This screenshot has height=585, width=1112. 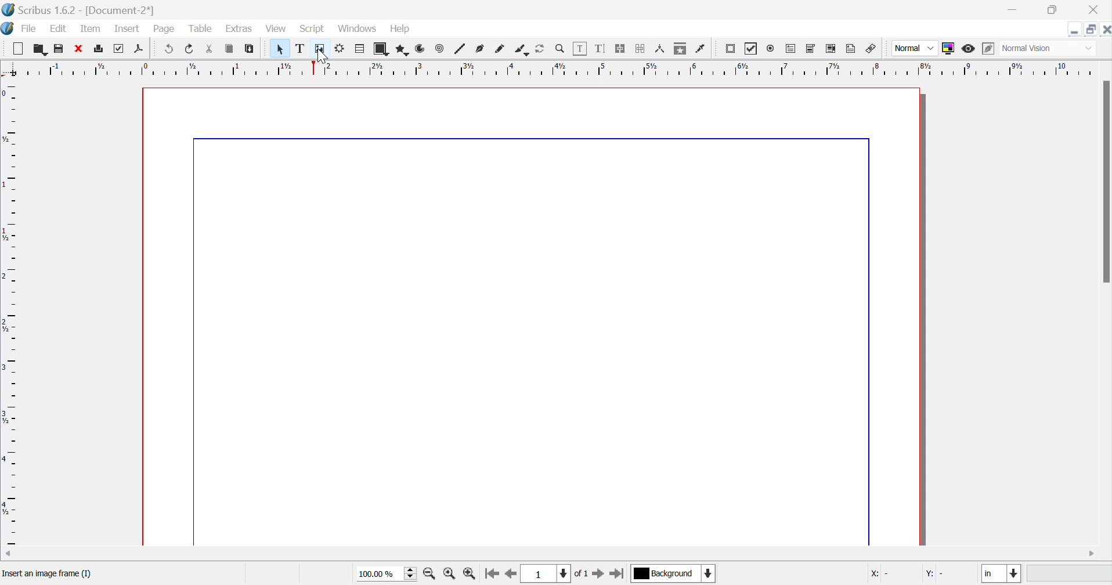 What do you see at coordinates (98, 48) in the screenshot?
I see `print` at bounding box center [98, 48].